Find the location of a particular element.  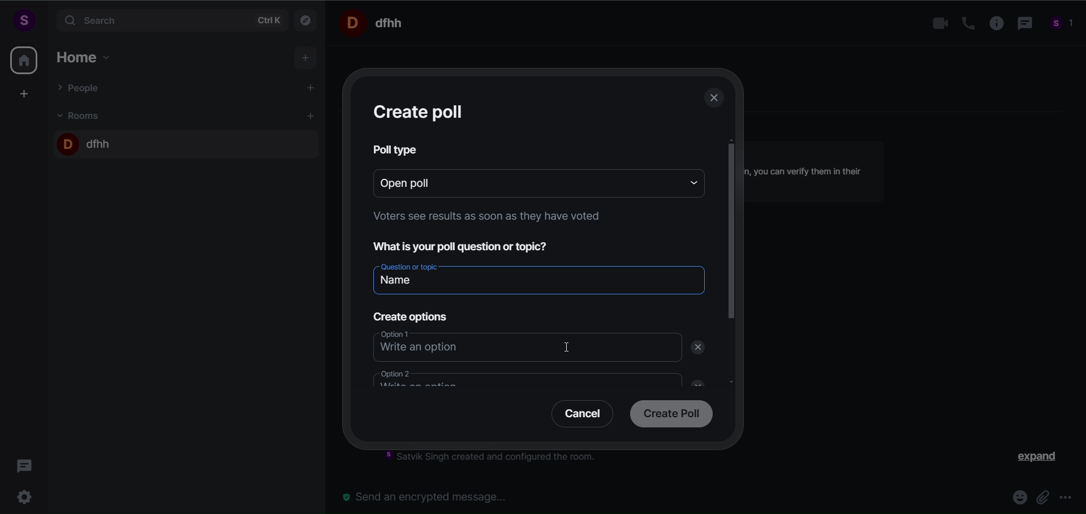

poll type is located at coordinates (397, 149).